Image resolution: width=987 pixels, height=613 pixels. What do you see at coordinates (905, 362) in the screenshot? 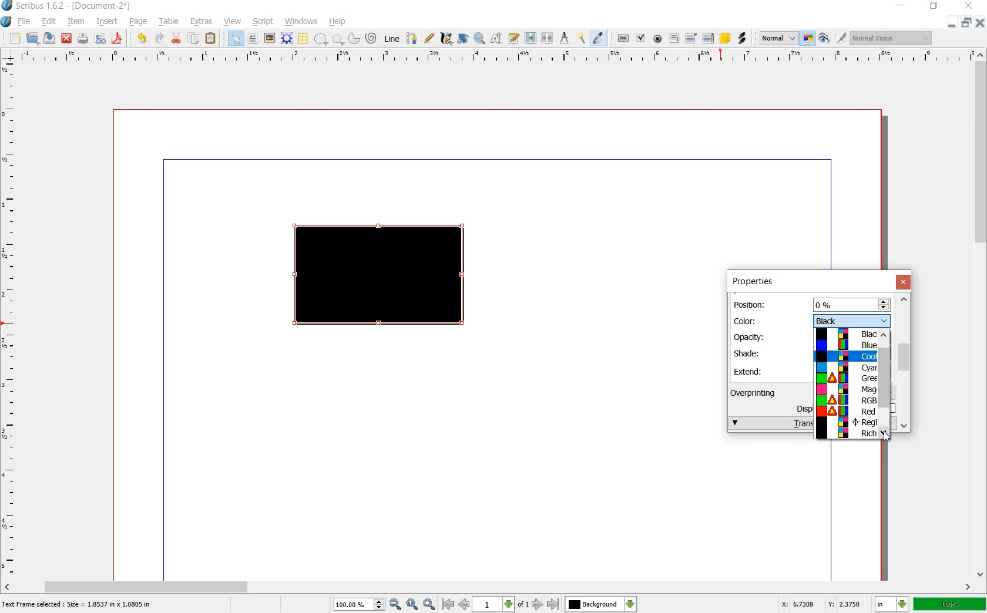
I see `scrollbar` at bounding box center [905, 362].